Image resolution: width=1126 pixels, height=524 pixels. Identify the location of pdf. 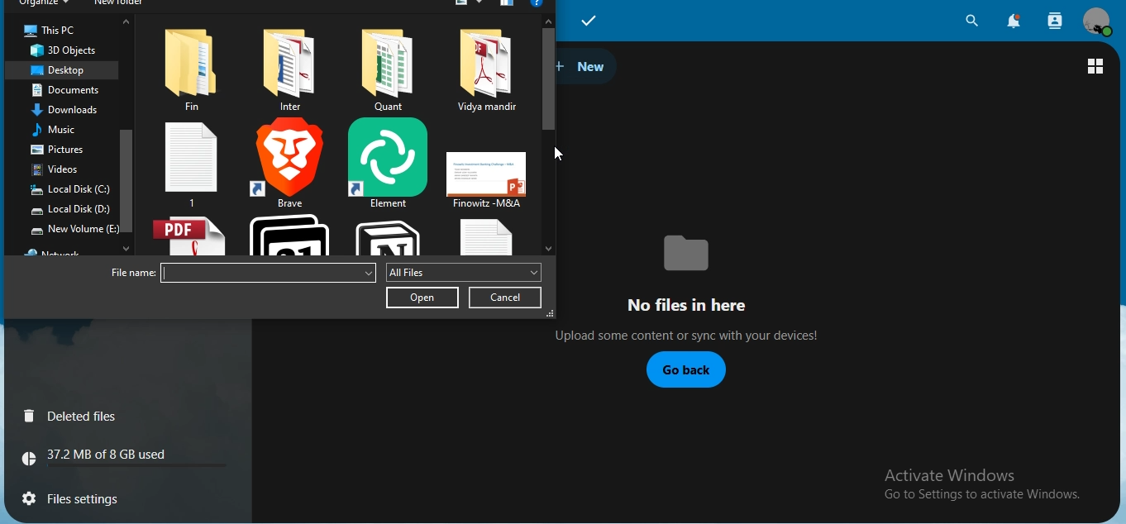
(188, 236).